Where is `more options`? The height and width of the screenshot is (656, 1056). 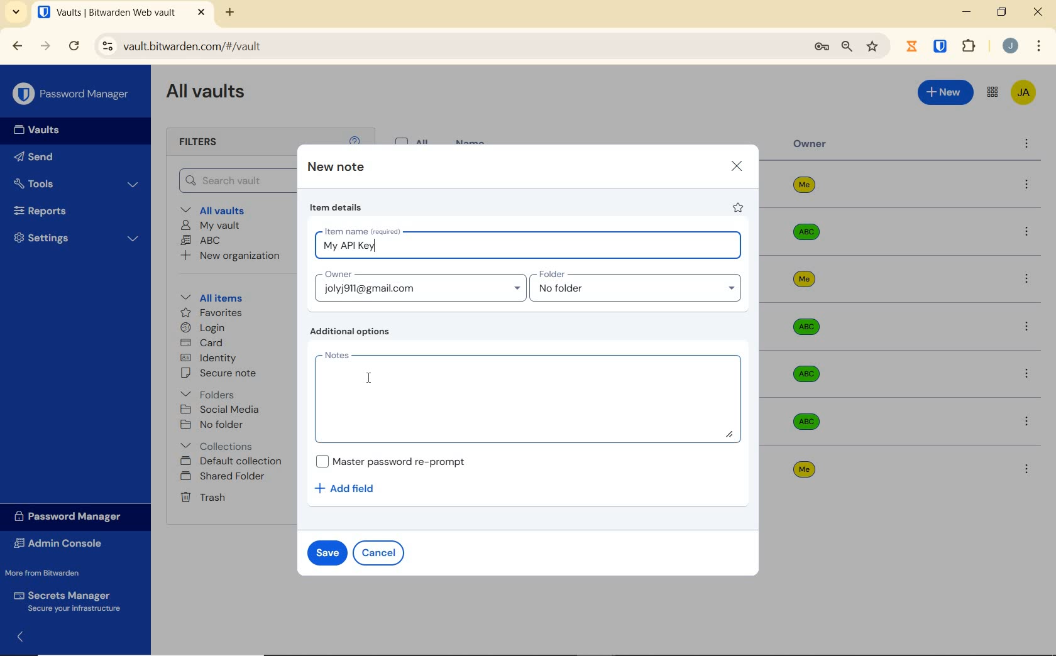
more options is located at coordinates (1028, 420).